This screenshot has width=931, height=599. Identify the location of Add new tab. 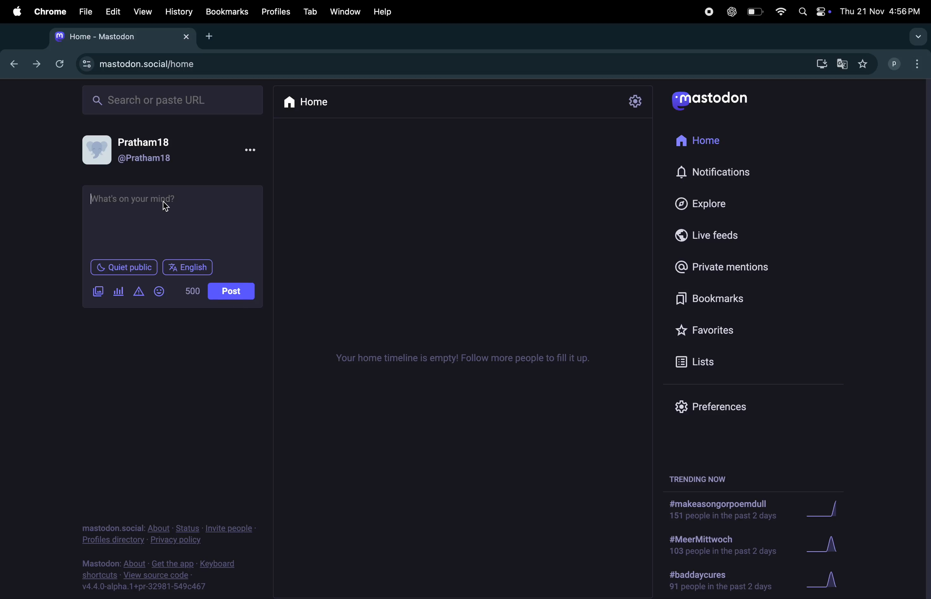
(210, 36).